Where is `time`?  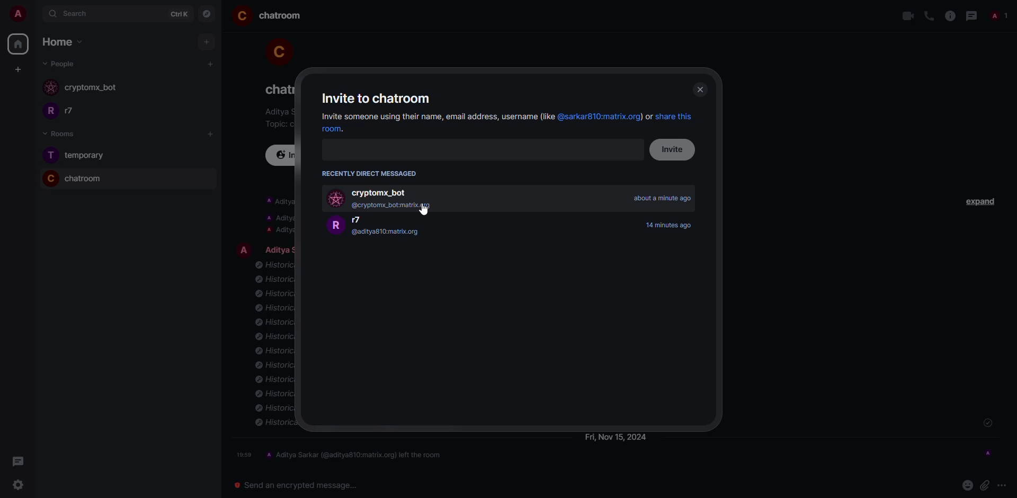
time is located at coordinates (672, 225).